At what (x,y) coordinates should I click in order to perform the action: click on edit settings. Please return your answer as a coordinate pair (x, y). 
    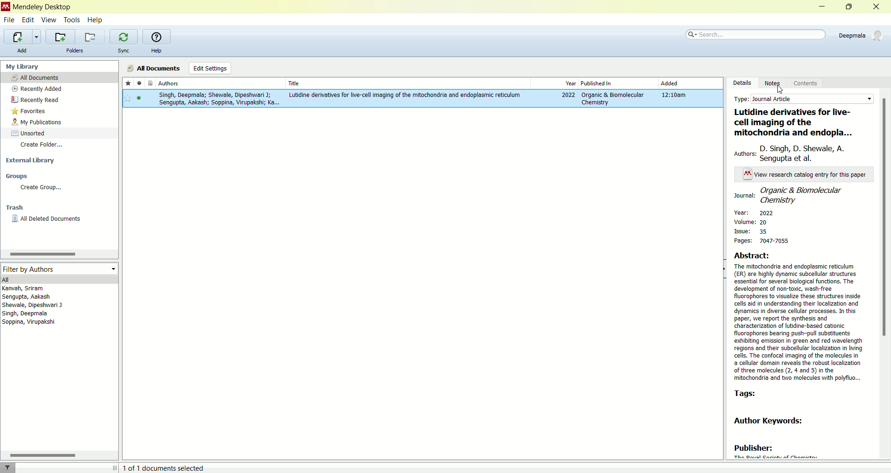
    Looking at the image, I should click on (209, 68).